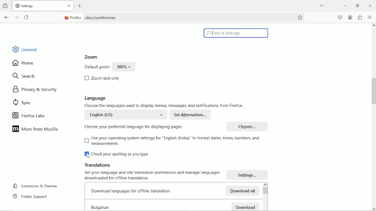  Describe the element at coordinates (173, 106) in the screenshot. I see `Choose the languages used to display menus, messages and notifications from  firefox.` at that location.